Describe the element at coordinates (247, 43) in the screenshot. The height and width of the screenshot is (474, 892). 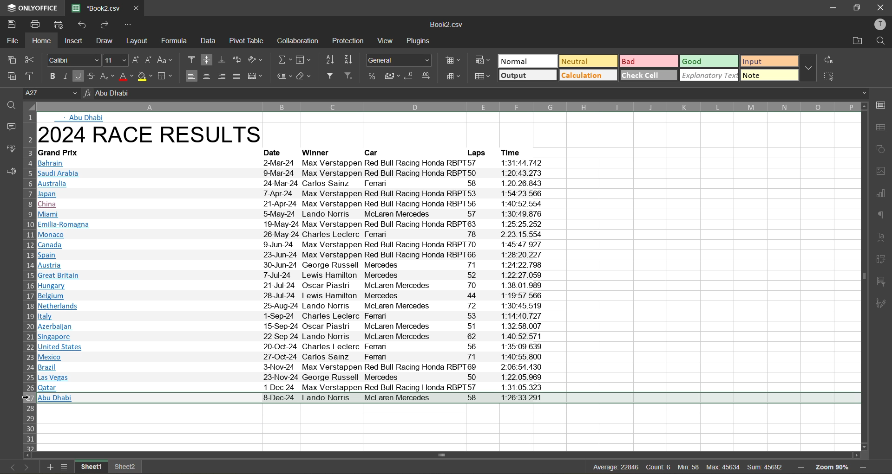
I see `pivot table` at that location.